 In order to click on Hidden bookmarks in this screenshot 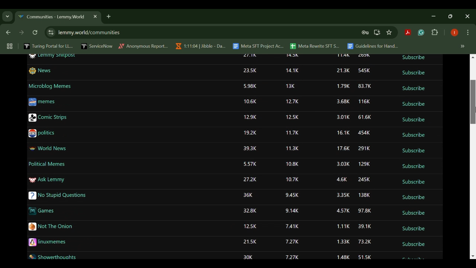, I will do `click(463, 47)`.